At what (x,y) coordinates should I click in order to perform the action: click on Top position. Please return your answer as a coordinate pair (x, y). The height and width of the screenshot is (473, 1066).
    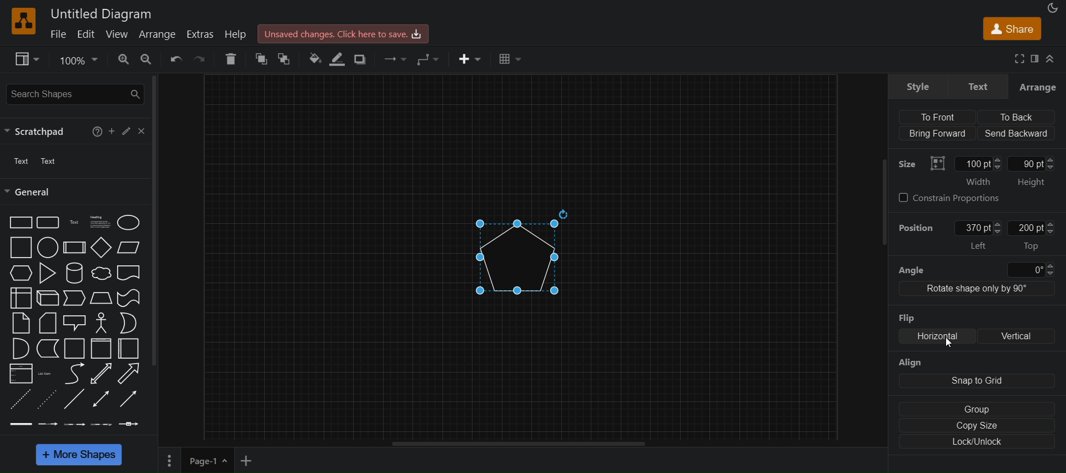
    Looking at the image, I should click on (1031, 246).